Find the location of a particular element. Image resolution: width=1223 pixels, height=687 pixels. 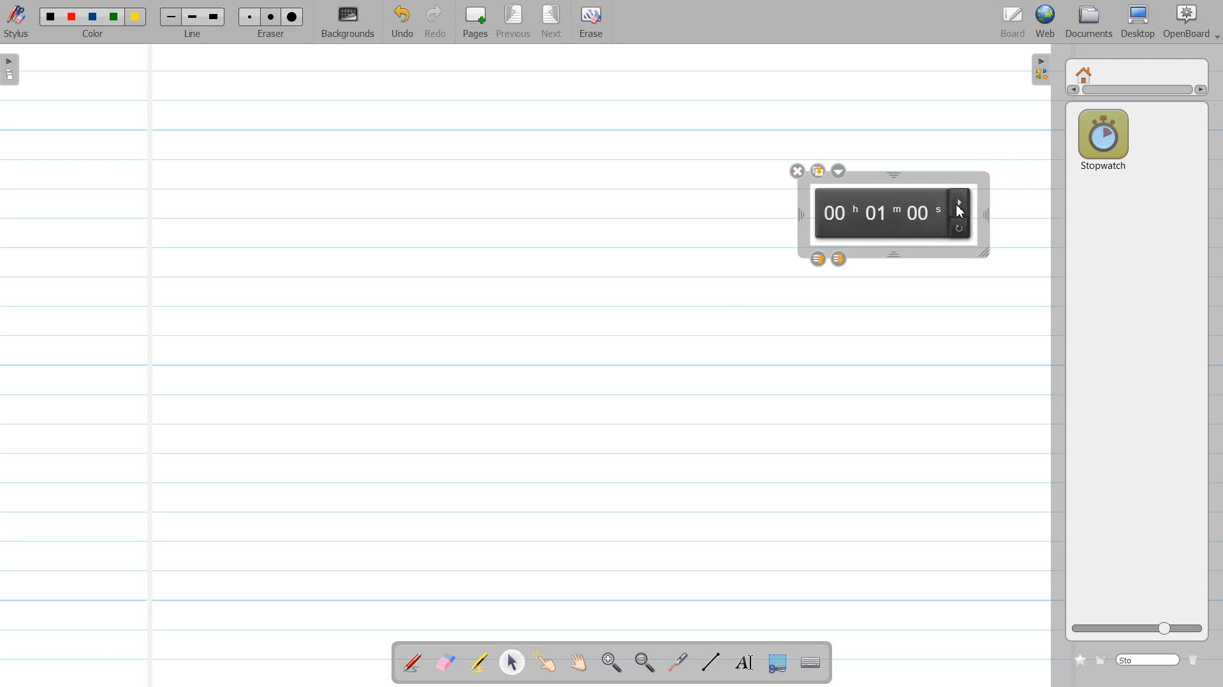

Sidebar is located at coordinates (1039, 70).